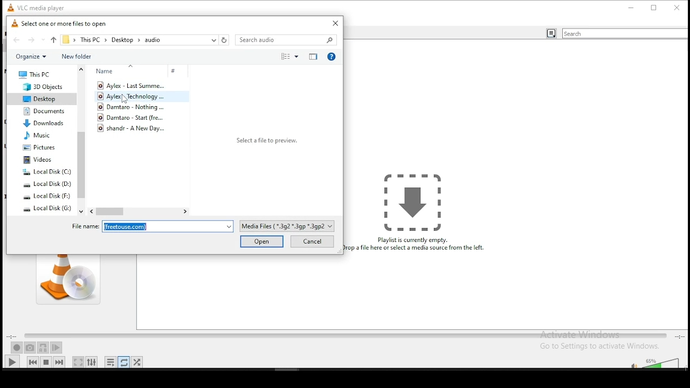  What do you see at coordinates (44, 348) in the screenshot?
I see `loop between point A to point B continuously` at bounding box center [44, 348].